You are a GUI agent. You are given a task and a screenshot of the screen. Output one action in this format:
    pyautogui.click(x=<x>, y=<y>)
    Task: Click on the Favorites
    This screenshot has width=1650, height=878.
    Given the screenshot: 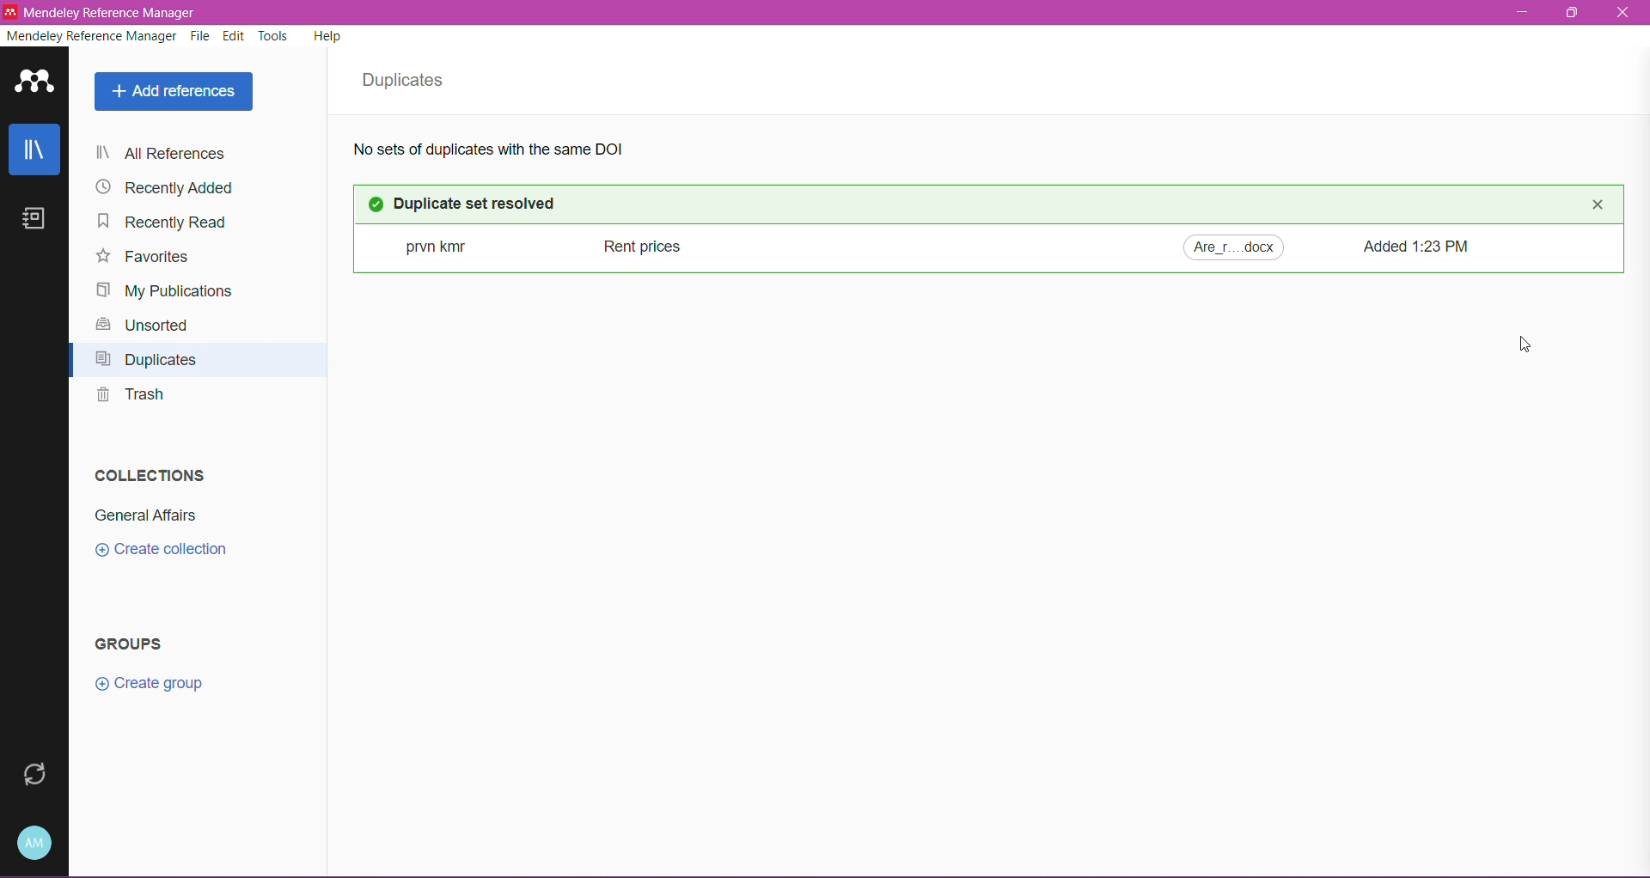 What is the action you would take?
    pyautogui.click(x=144, y=258)
    